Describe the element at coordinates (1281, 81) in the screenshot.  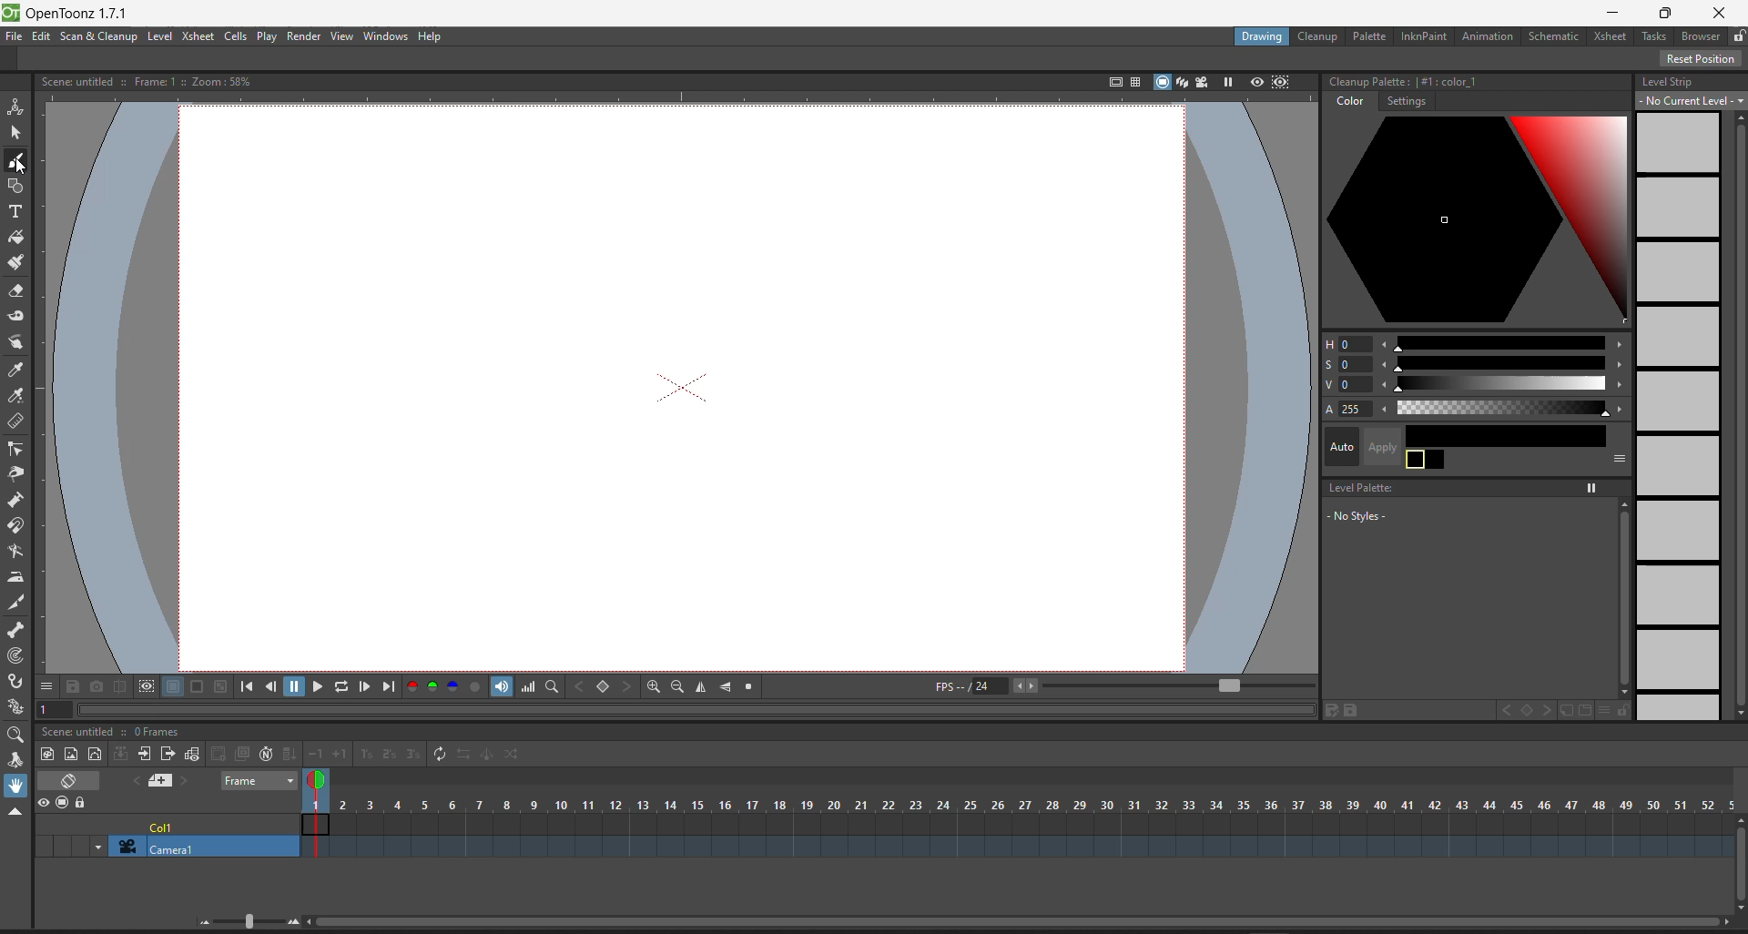
I see `sub camera preview` at that location.